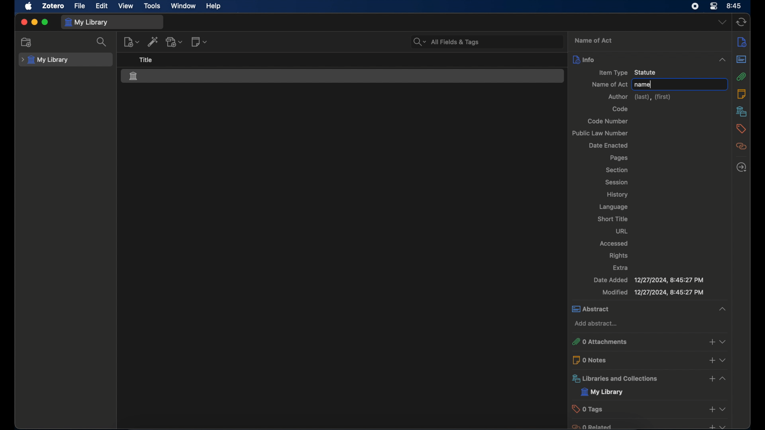  Describe the element at coordinates (722, 409) in the screenshot. I see `dropdown` at that location.